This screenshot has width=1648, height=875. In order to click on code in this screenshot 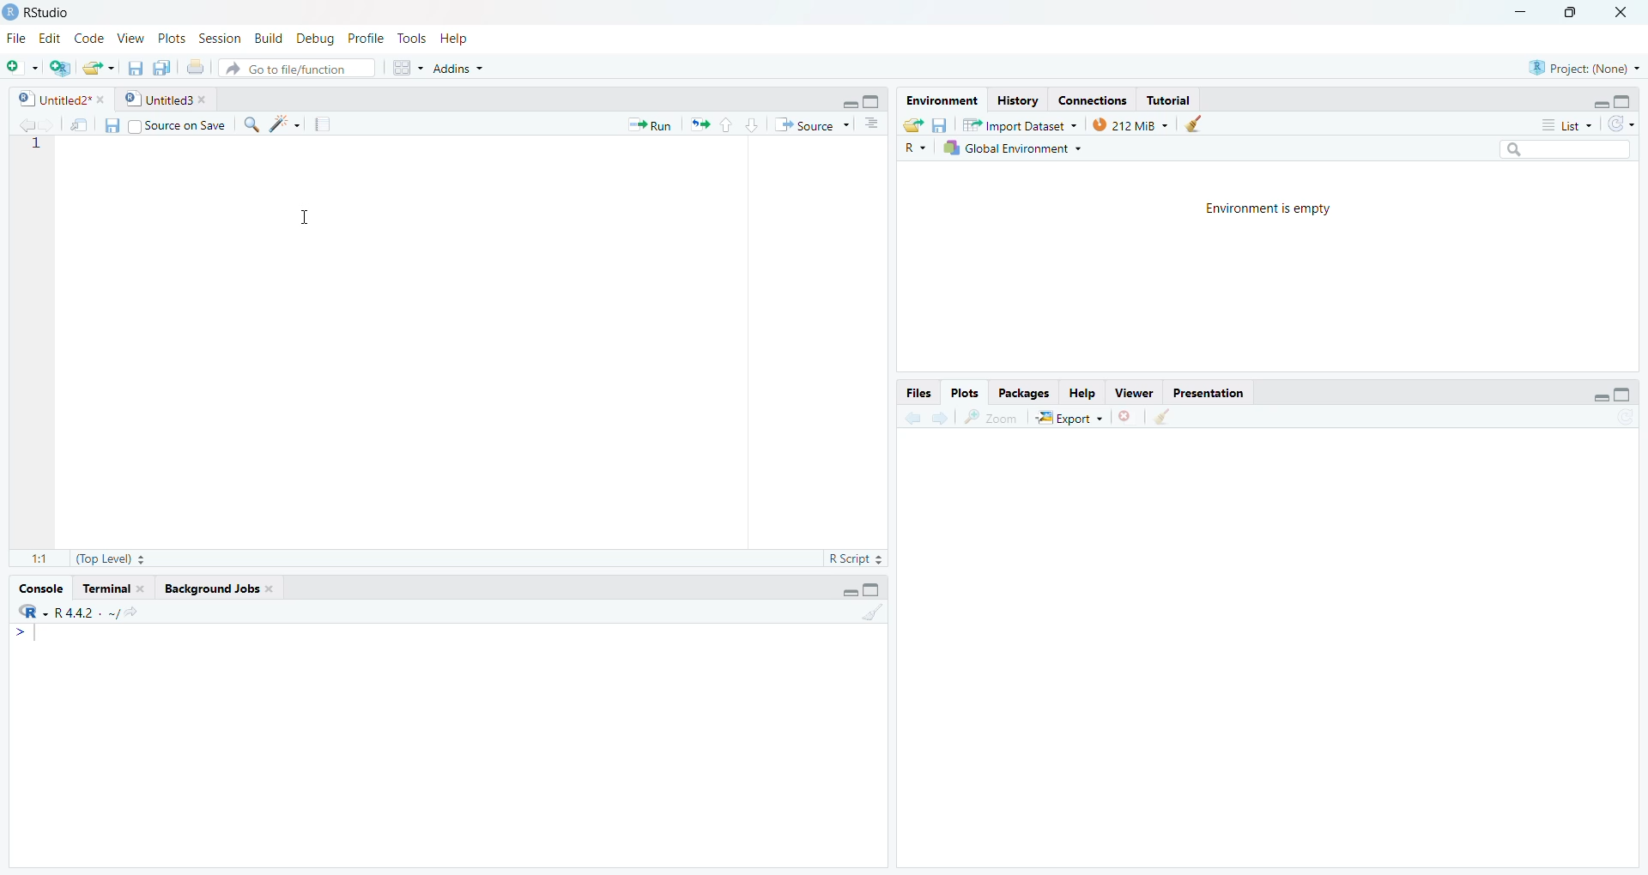, I will do `click(88, 38)`.